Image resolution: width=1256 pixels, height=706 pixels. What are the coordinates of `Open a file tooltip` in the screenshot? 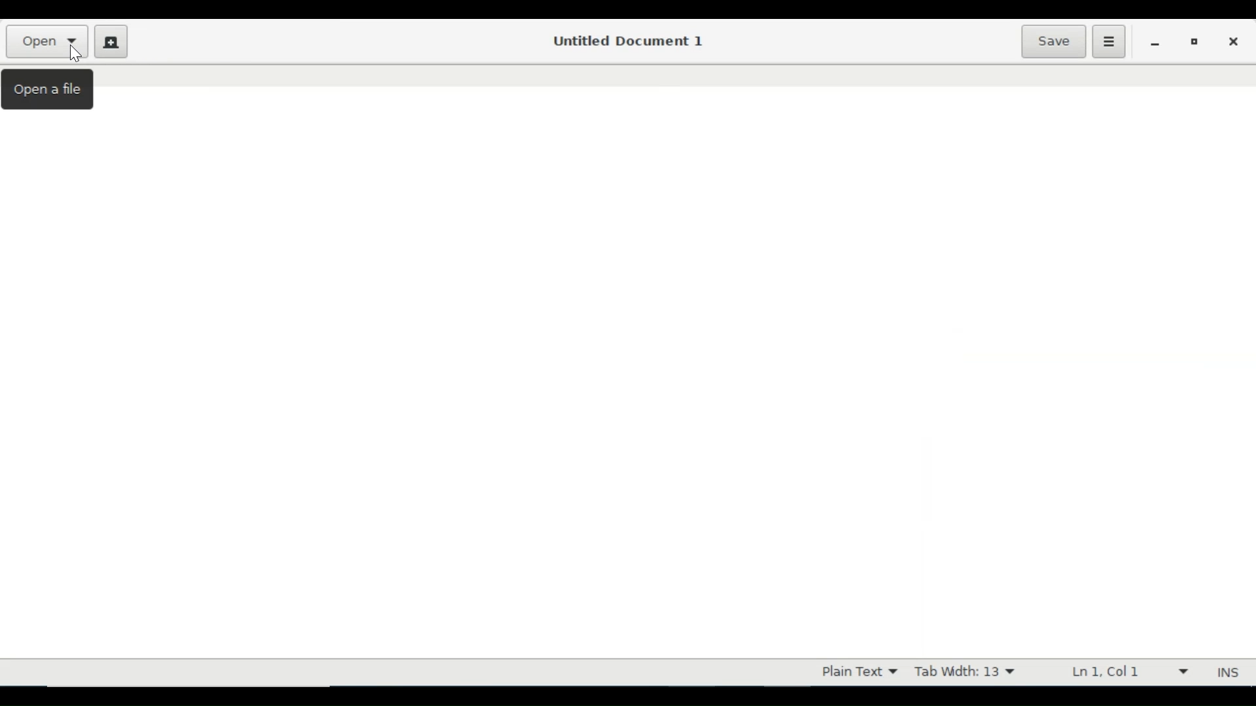 It's located at (47, 90).